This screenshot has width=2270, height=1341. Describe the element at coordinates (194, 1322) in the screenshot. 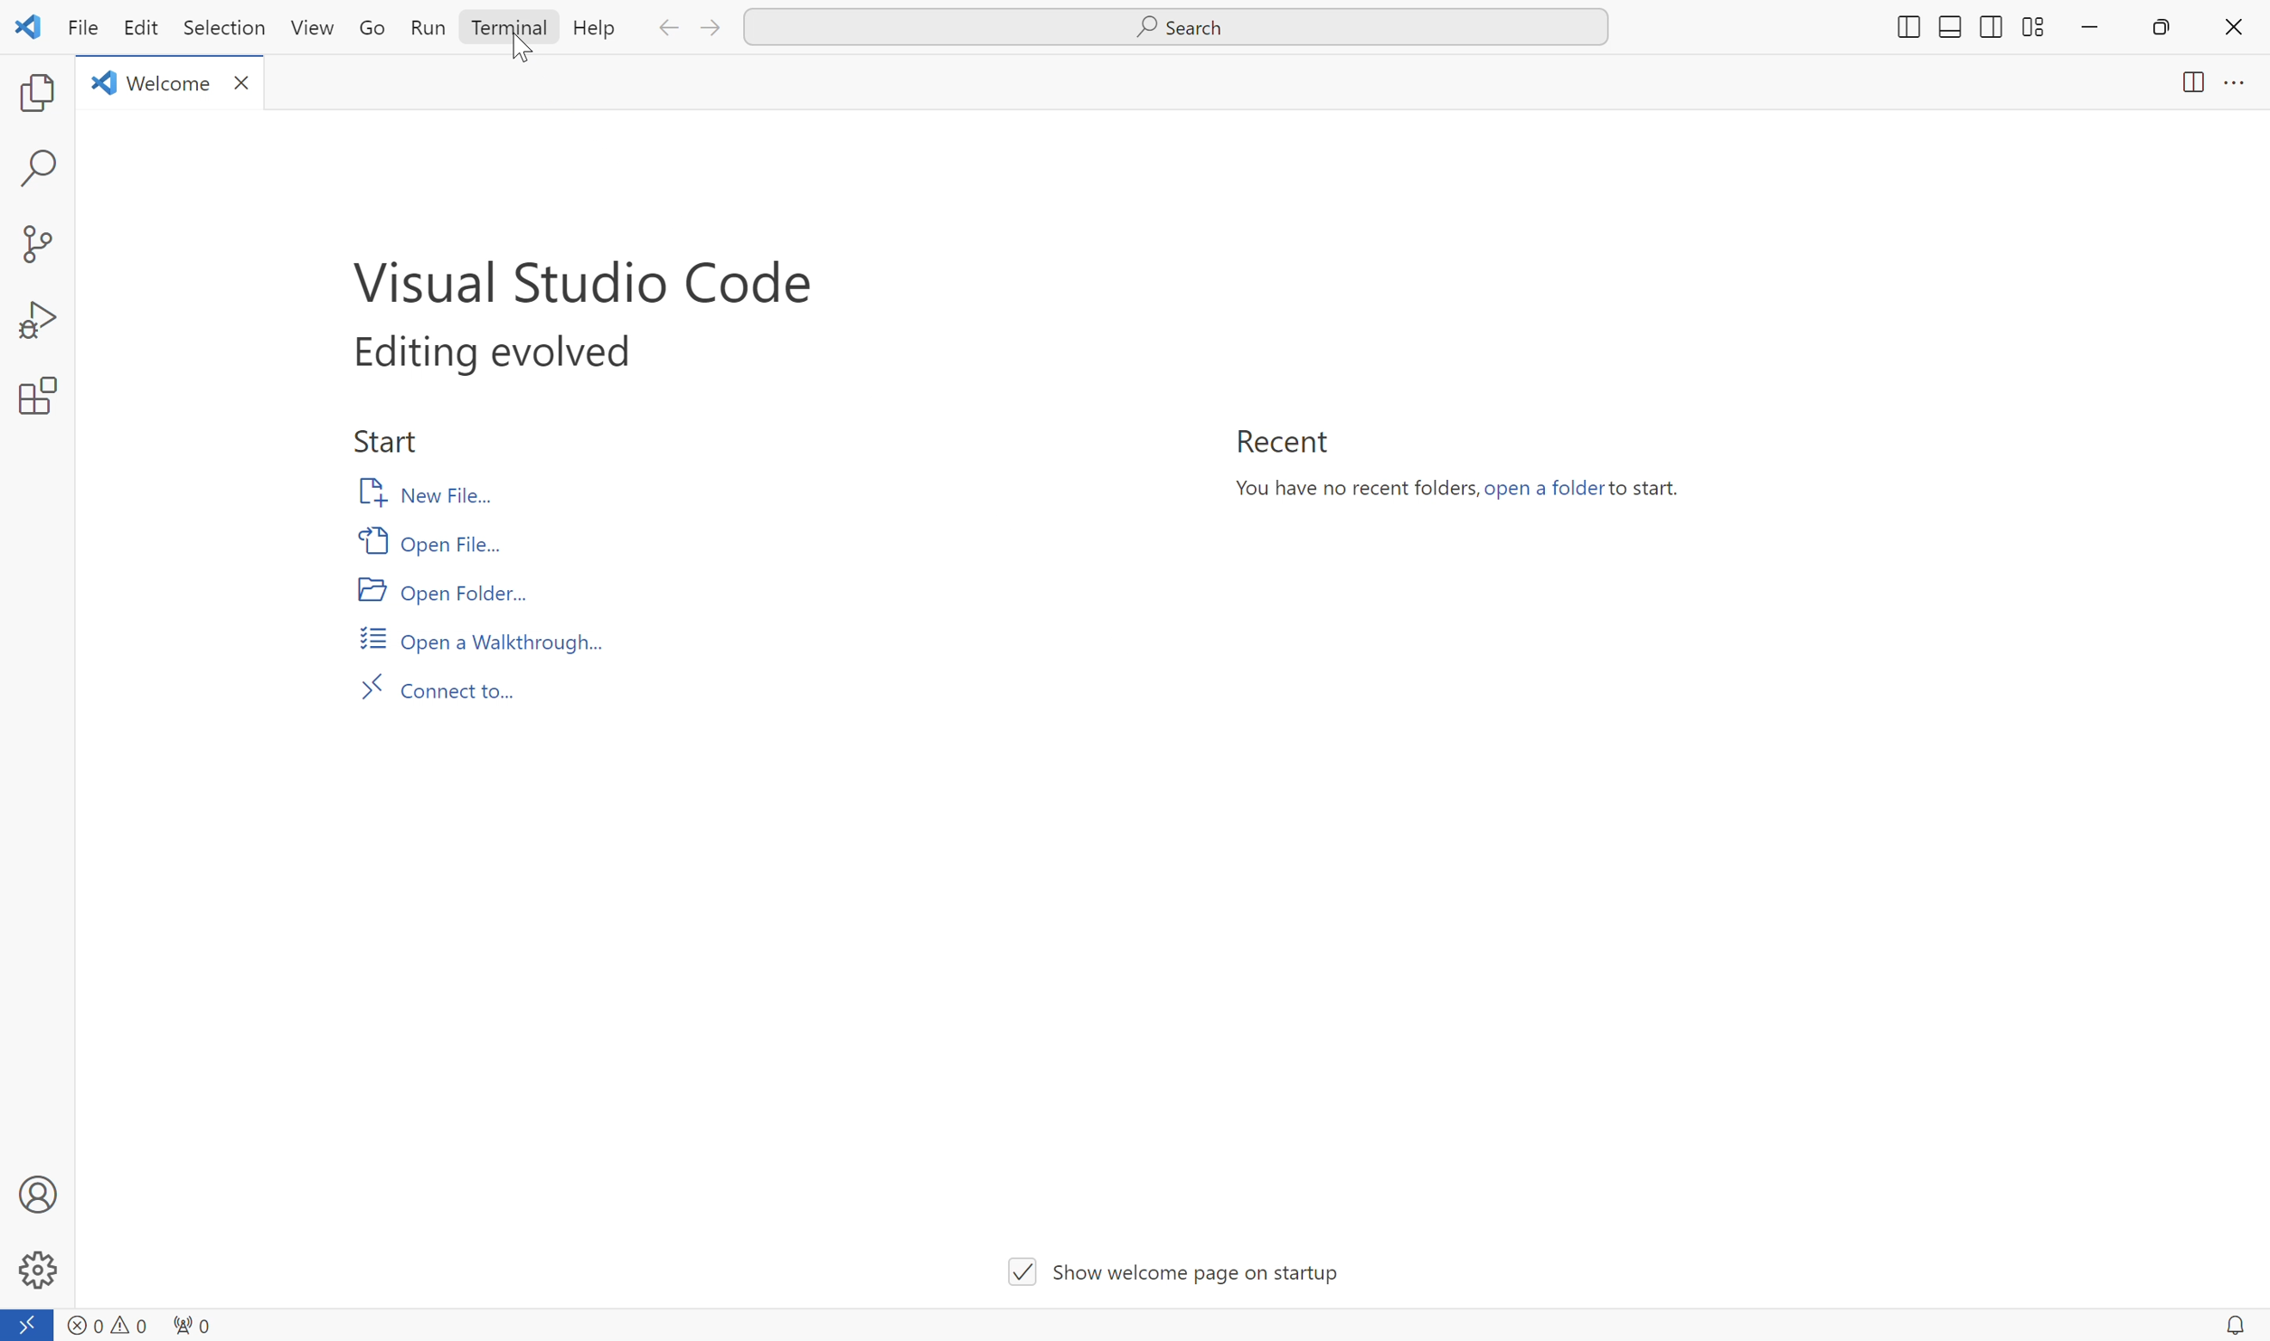

I see `network` at that location.